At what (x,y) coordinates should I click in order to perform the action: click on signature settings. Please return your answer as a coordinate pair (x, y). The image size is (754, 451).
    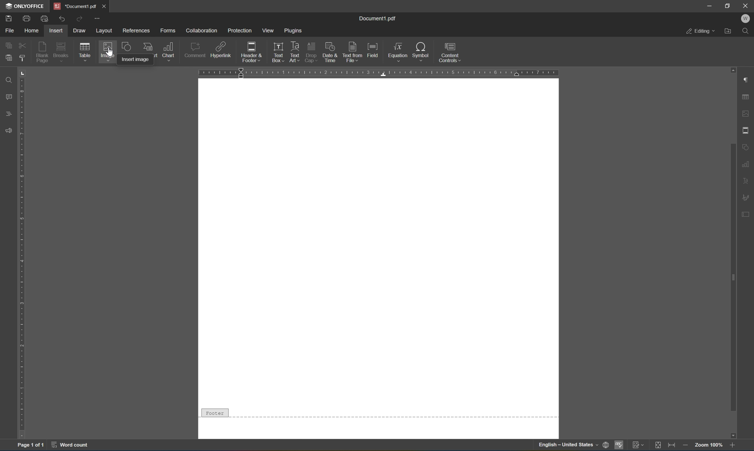
    Looking at the image, I should click on (747, 197).